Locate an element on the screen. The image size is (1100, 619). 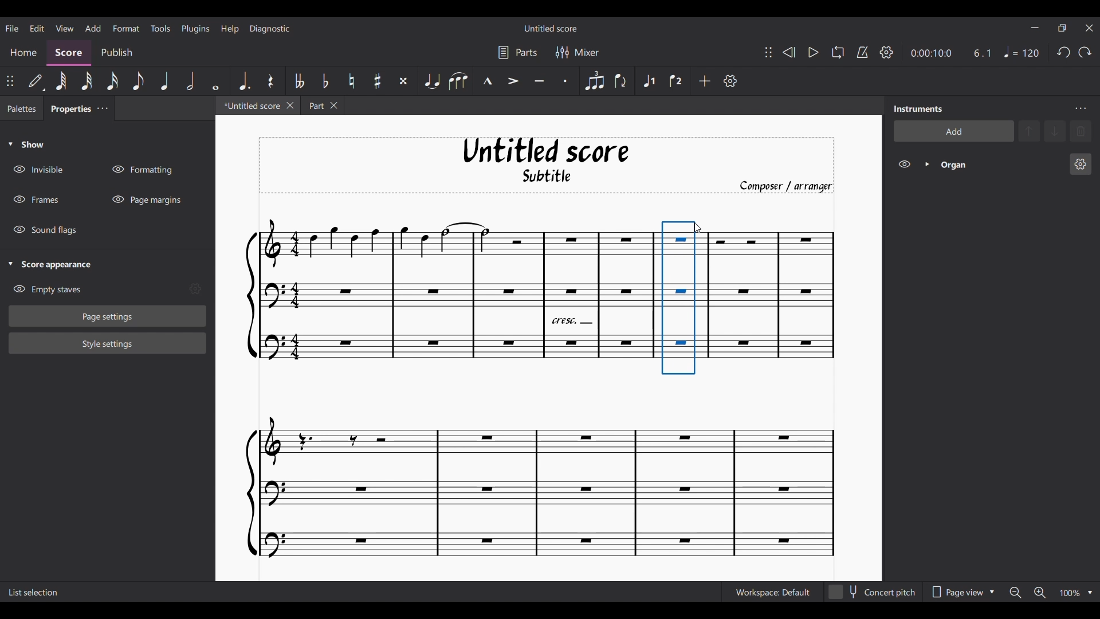
Delete selection is located at coordinates (1081, 131).